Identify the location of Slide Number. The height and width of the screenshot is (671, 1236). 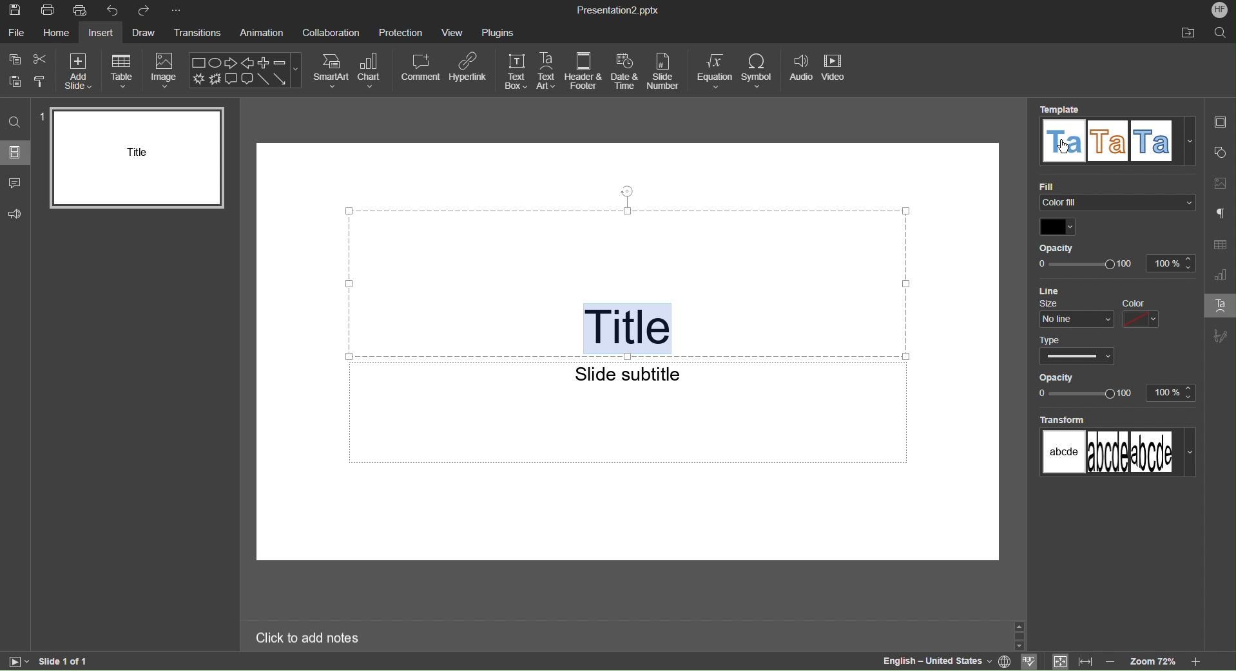
(666, 71).